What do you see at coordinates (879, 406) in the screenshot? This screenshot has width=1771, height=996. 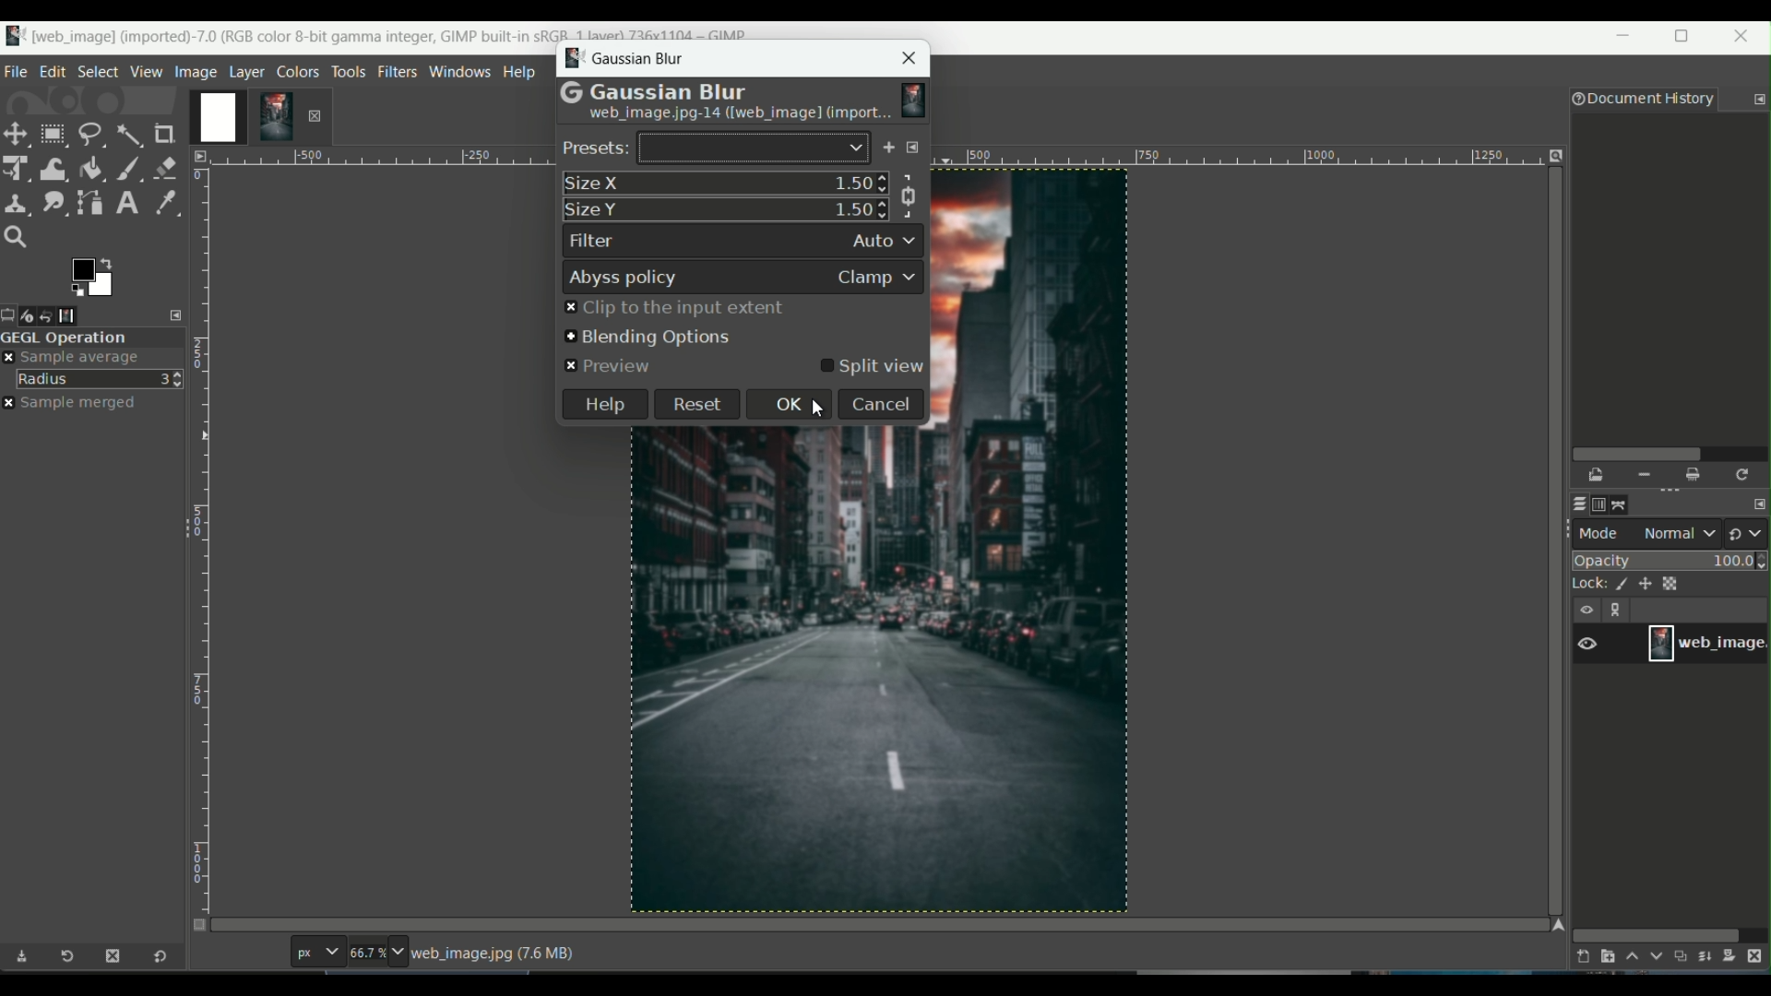 I see `cancel` at bounding box center [879, 406].